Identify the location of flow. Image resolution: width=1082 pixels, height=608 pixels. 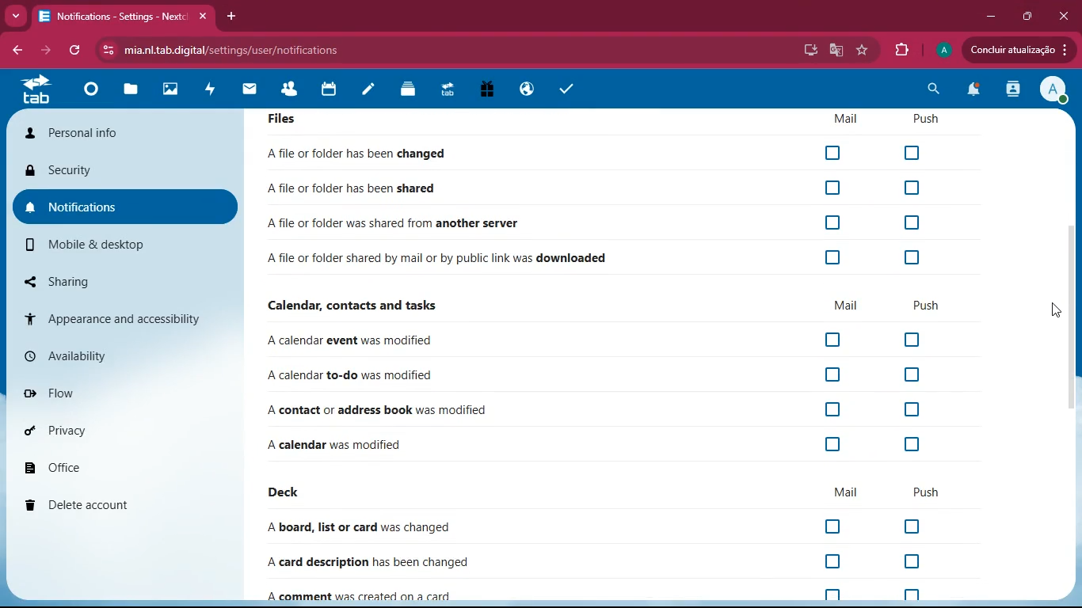
(112, 393).